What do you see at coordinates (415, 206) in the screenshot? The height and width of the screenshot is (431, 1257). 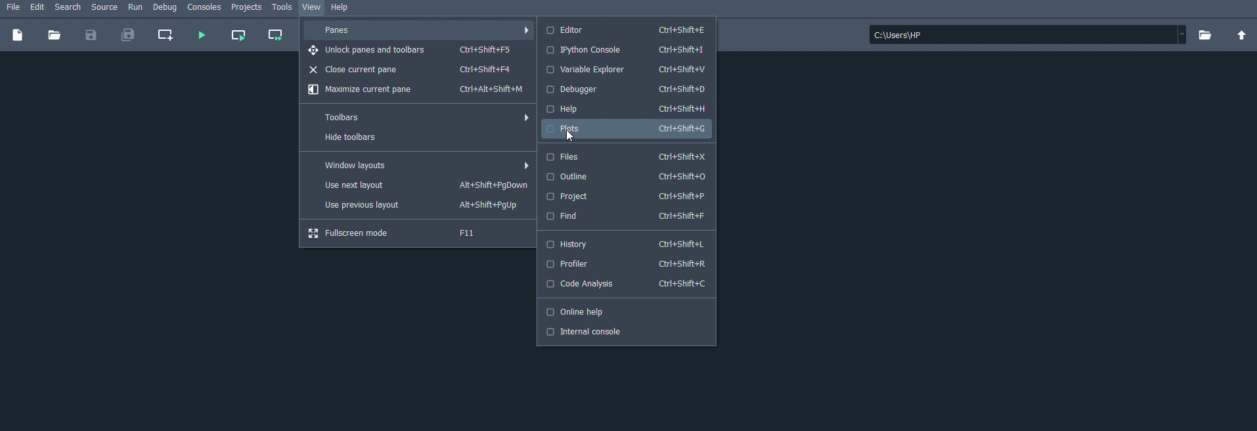 I see `Use previous layout` at bounding box center [415, 206].